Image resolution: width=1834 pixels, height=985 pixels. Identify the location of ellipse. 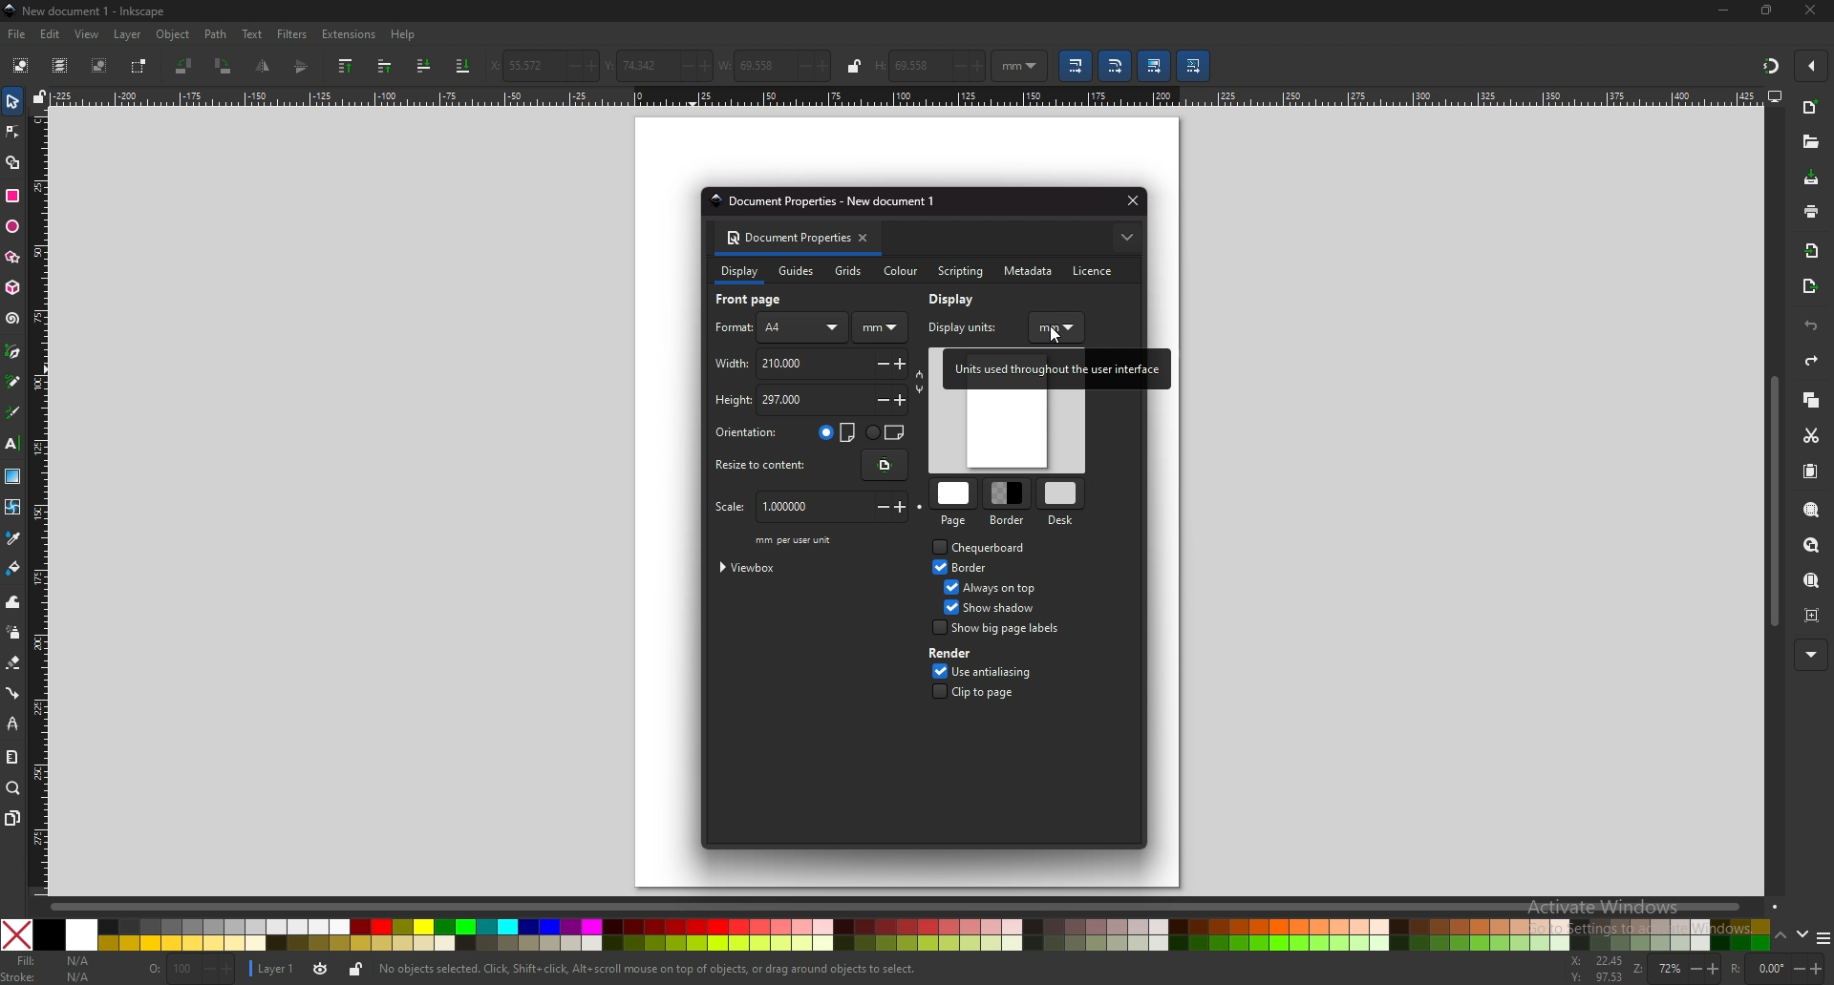
(12, 226).